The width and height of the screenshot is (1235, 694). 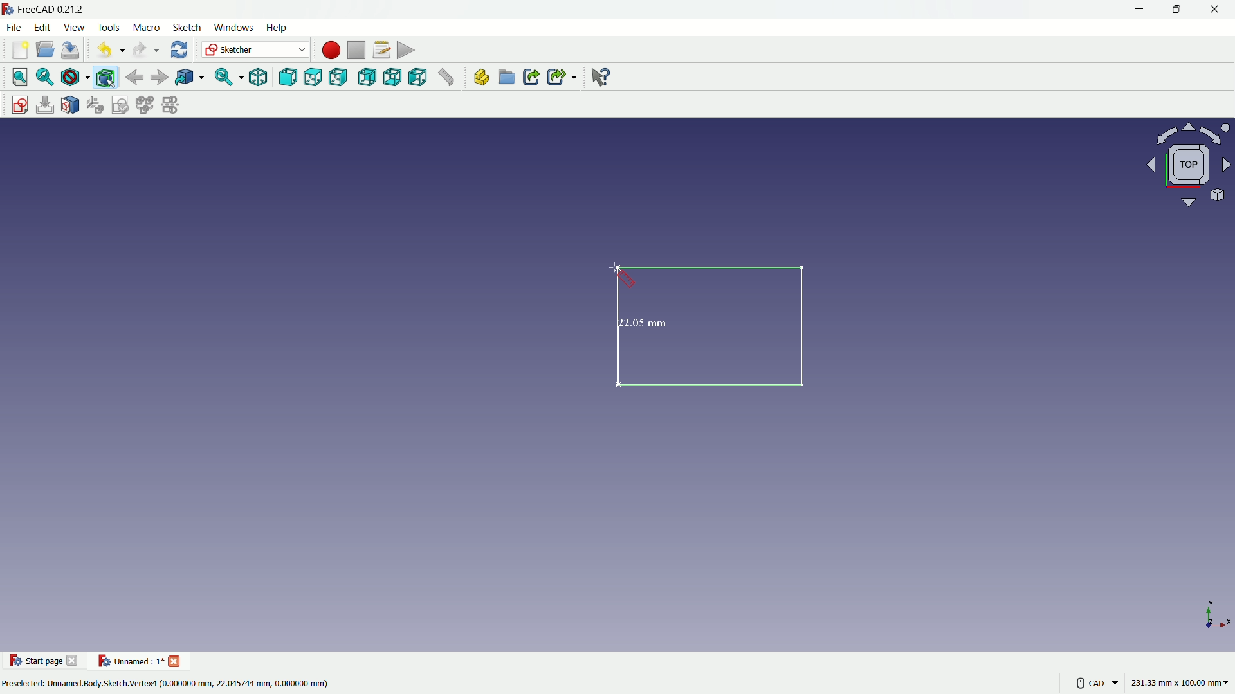 I want to click on Preselected: Unnamed. Body.Sketch.Vertex4 (0.000000 mm, 22.045744 mm, 0.000000 mm), so click(x=167, y=682).